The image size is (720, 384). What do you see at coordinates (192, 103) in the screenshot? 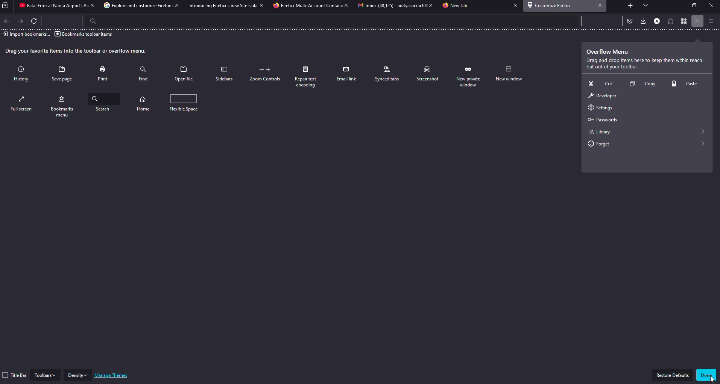
I see `flexible` at bounding box center [192, 103].